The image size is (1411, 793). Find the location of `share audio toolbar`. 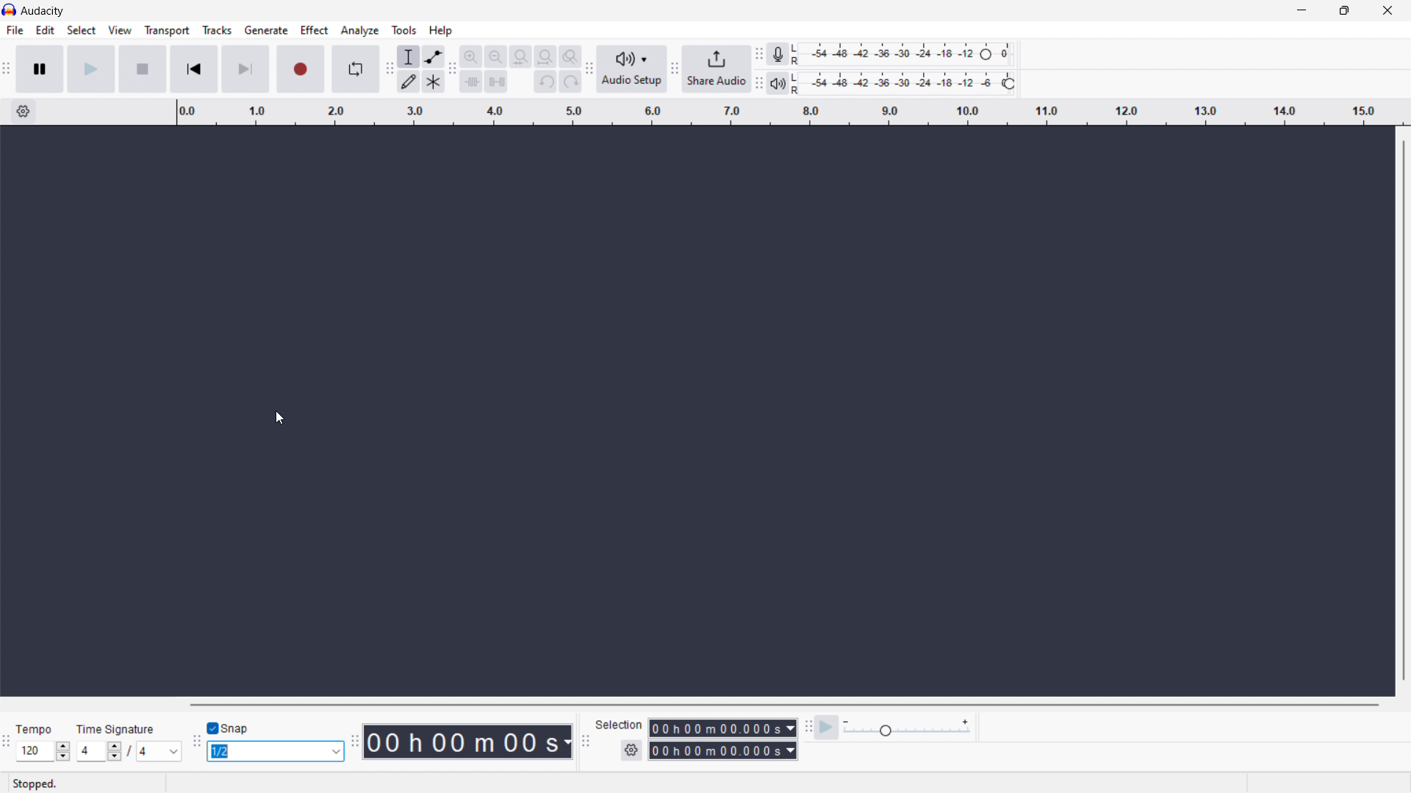

share audio toolbar is located at coordinates (675, 68).